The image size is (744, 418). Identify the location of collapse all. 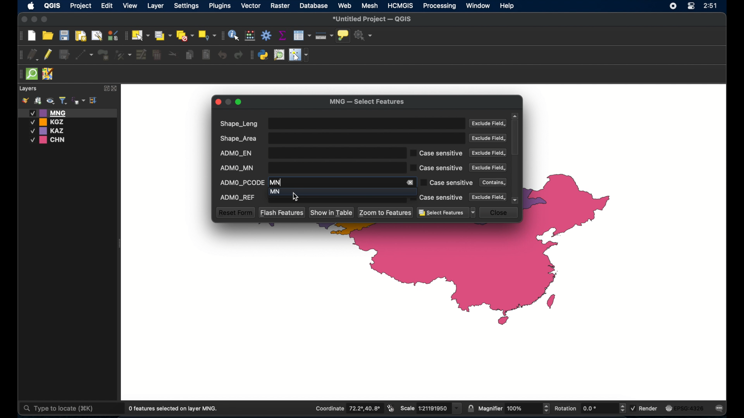
(94, 100).